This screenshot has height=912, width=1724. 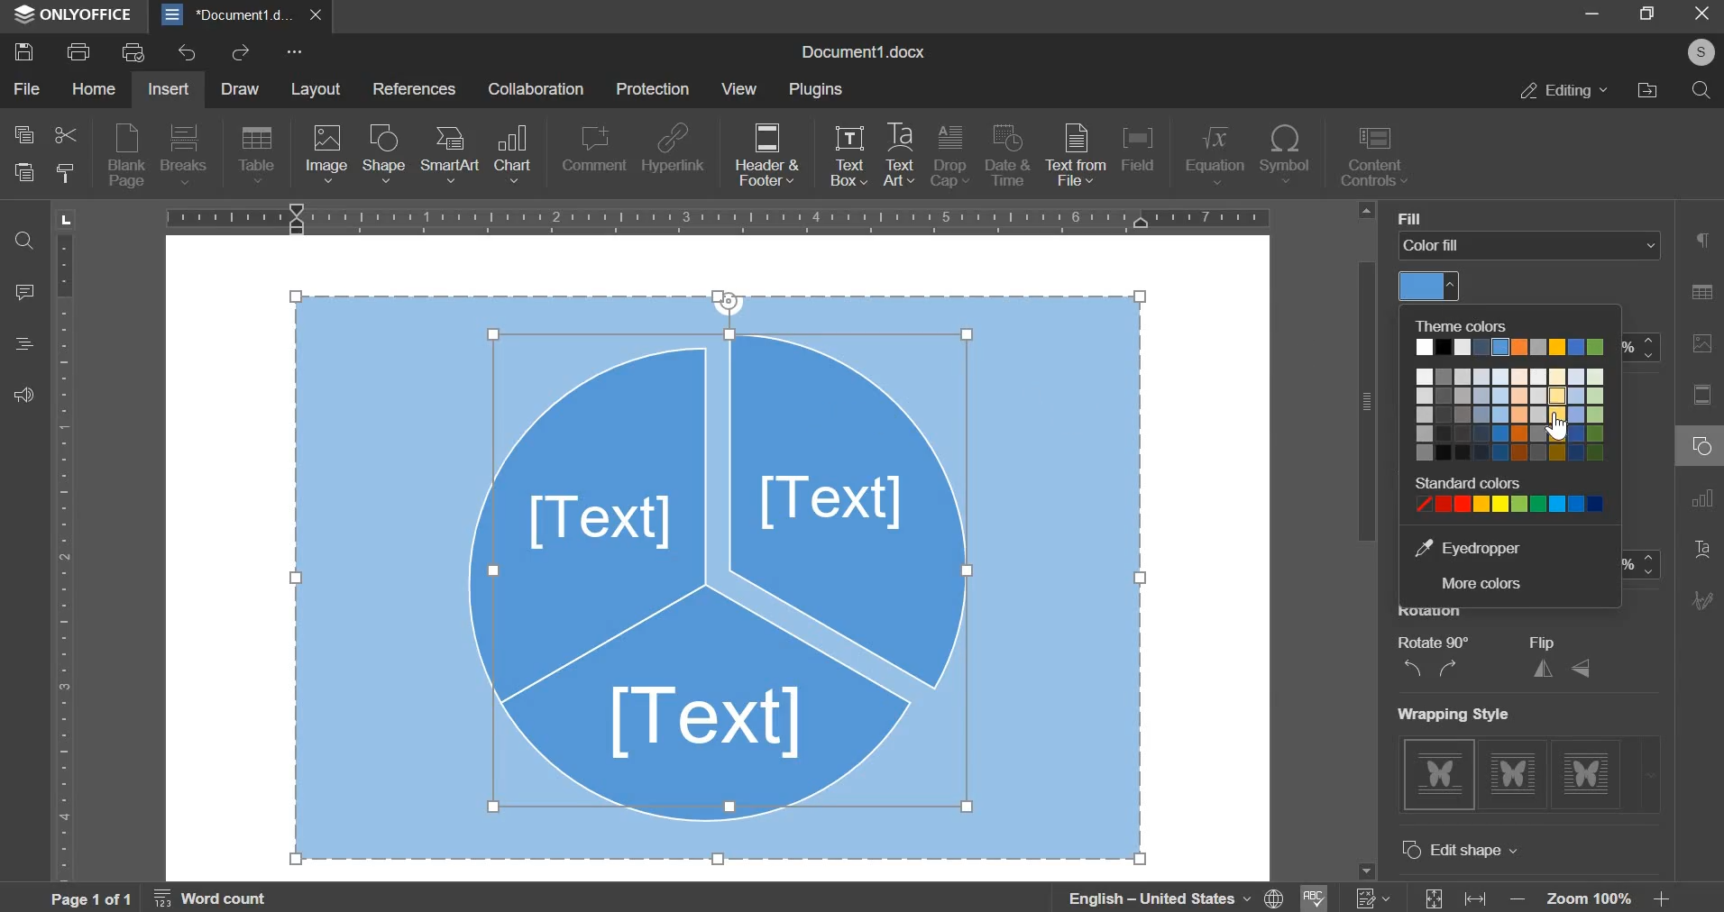 I want to click on hyperlink, so click(x=674, y=146).